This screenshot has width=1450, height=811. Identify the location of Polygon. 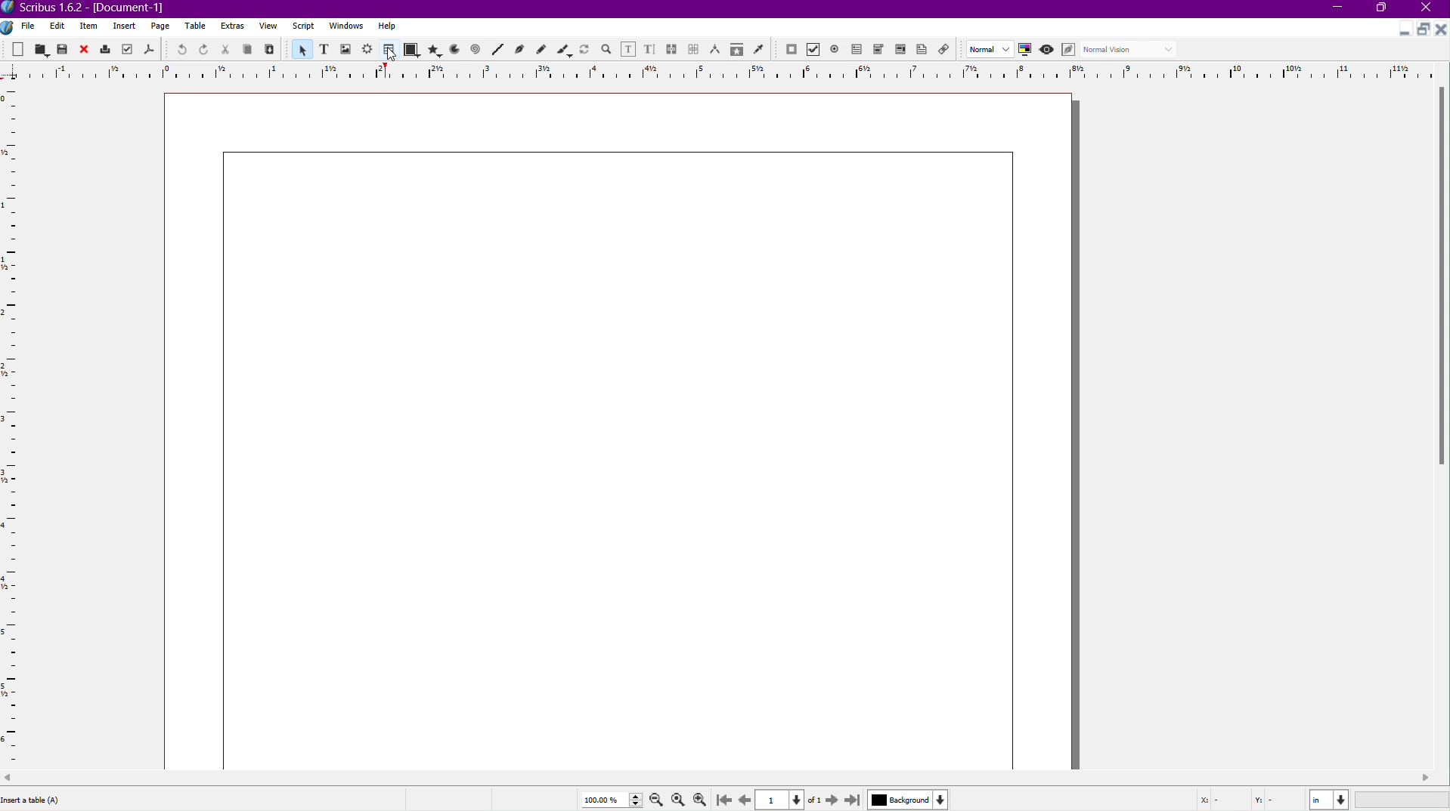
(435, 50).